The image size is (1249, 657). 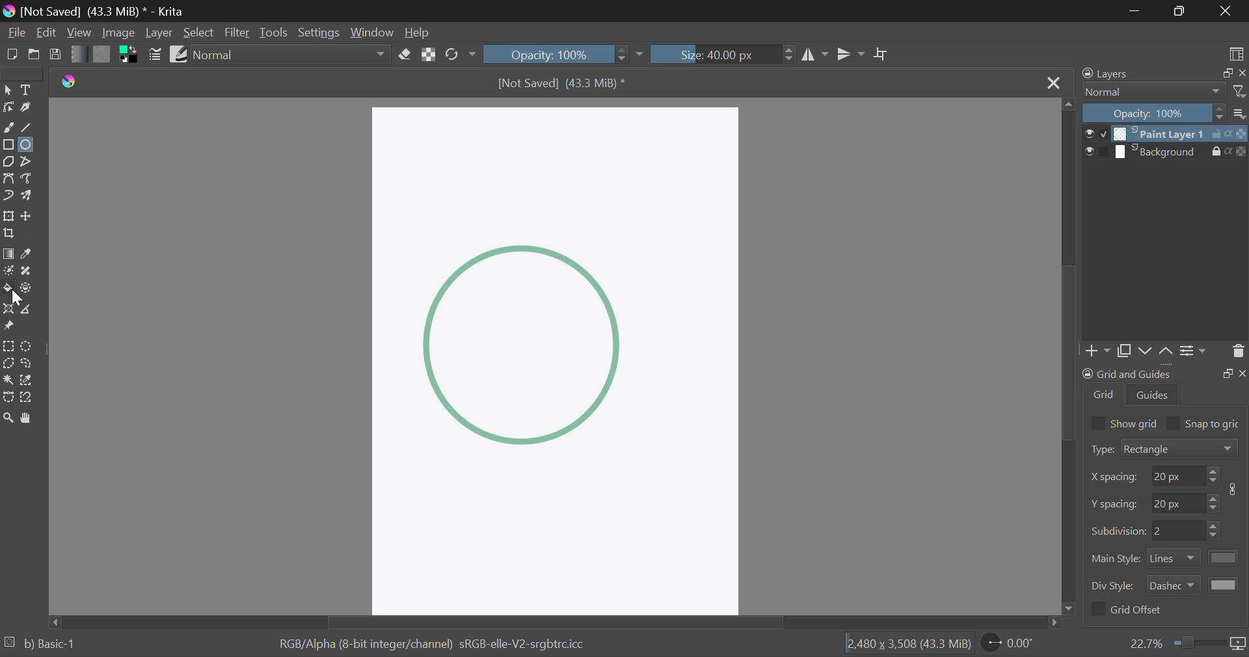 I want to click on Magnetic Selection, so click(x=29, y=397).